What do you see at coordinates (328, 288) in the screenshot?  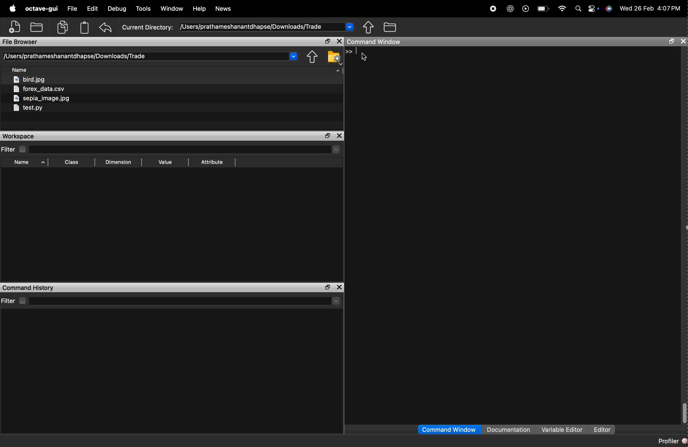 I see `open in separate window` at bounding box center [328, 288].